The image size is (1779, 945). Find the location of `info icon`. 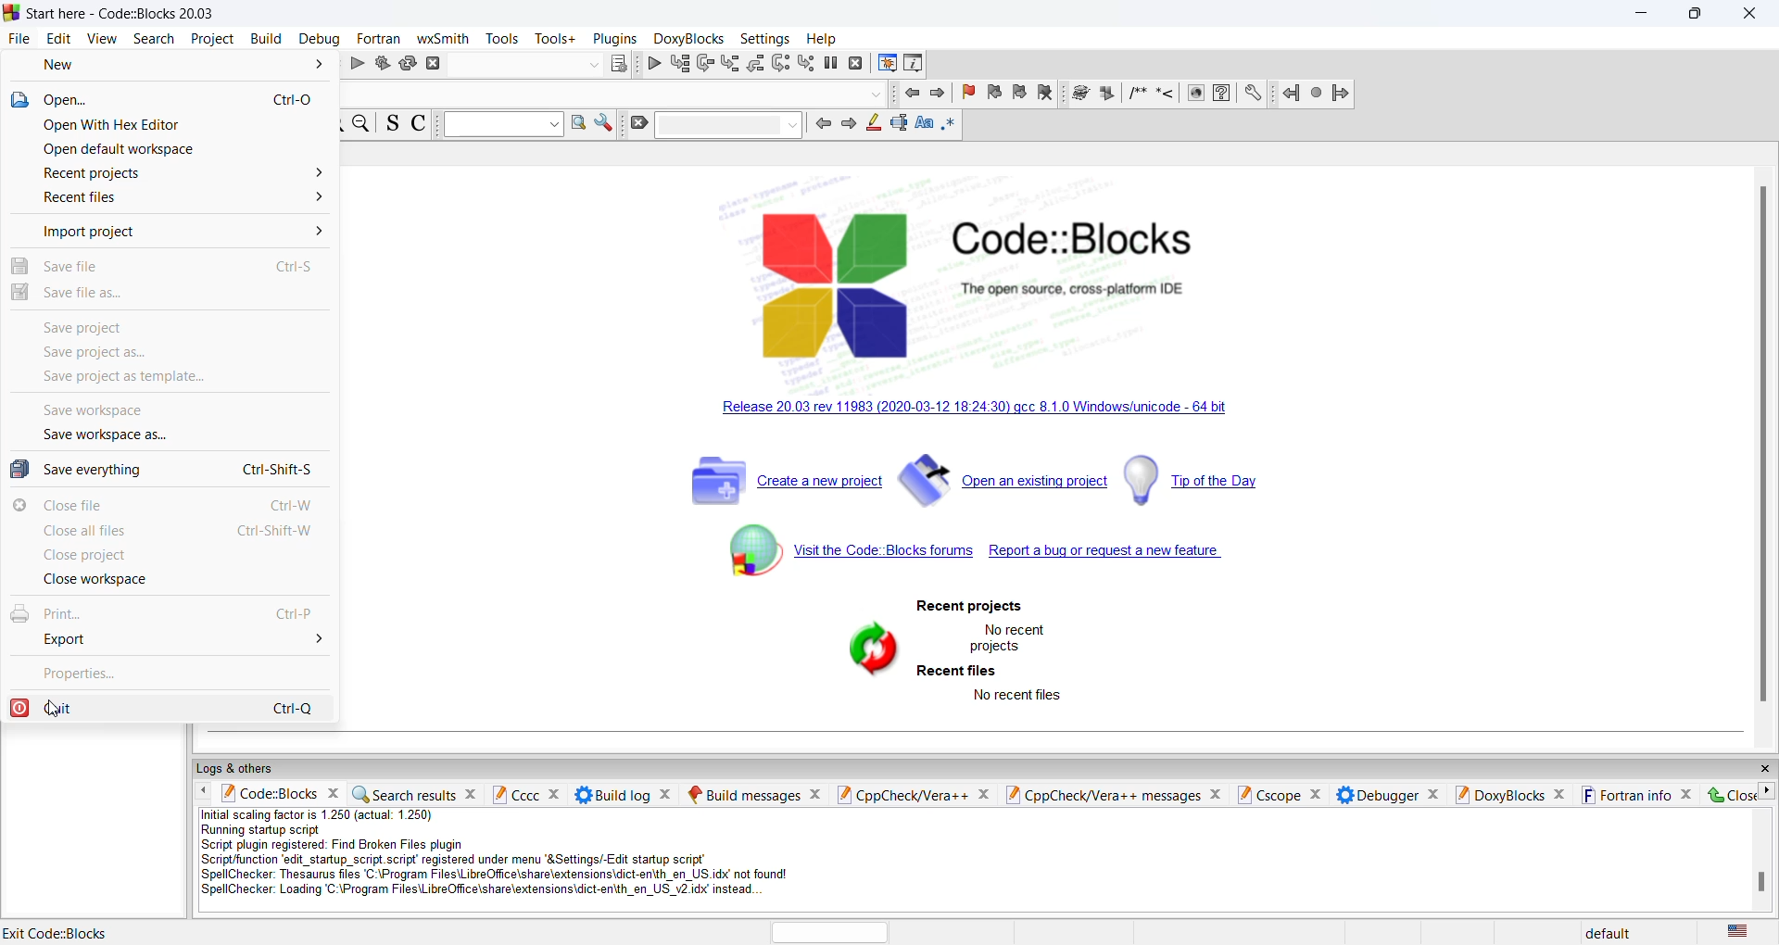

info icon is located at coordinates (1196, 94).